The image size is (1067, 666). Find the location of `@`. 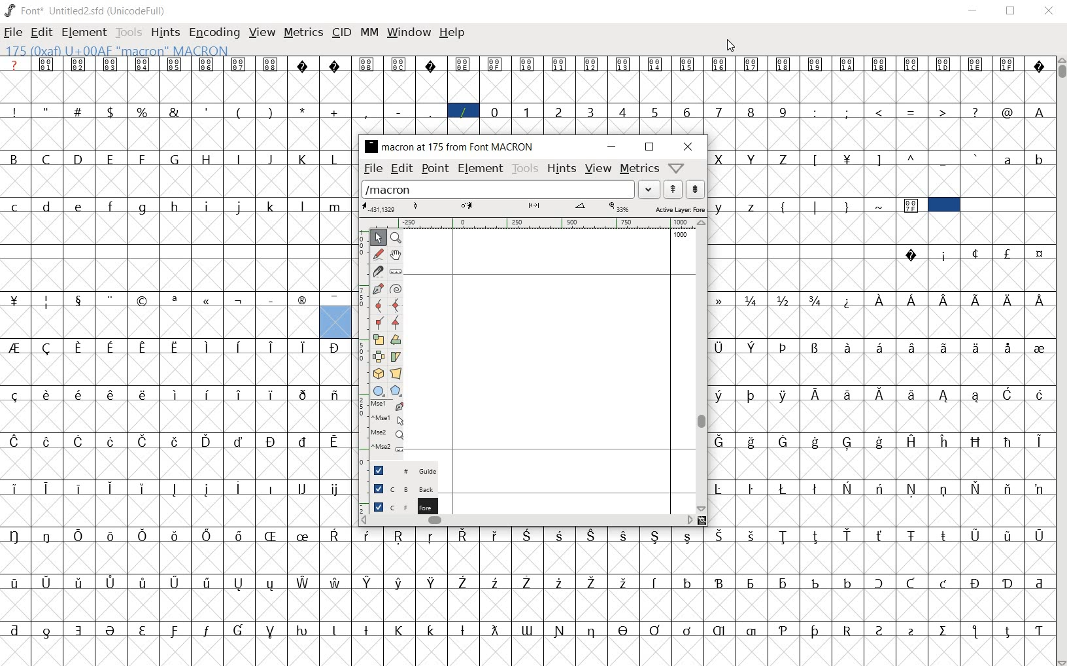

@ is located at coordinates (1009, 113).